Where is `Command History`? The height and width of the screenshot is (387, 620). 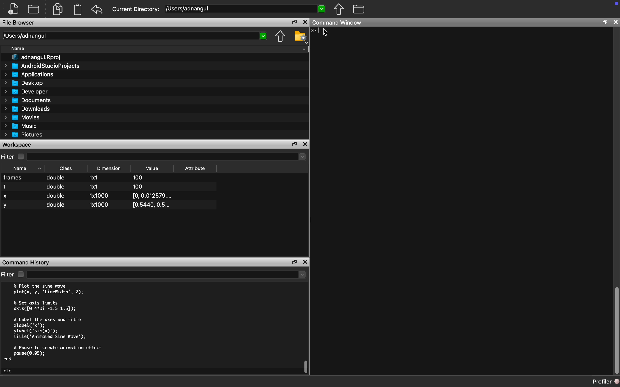
Command History is located at coordinates (27, 262).